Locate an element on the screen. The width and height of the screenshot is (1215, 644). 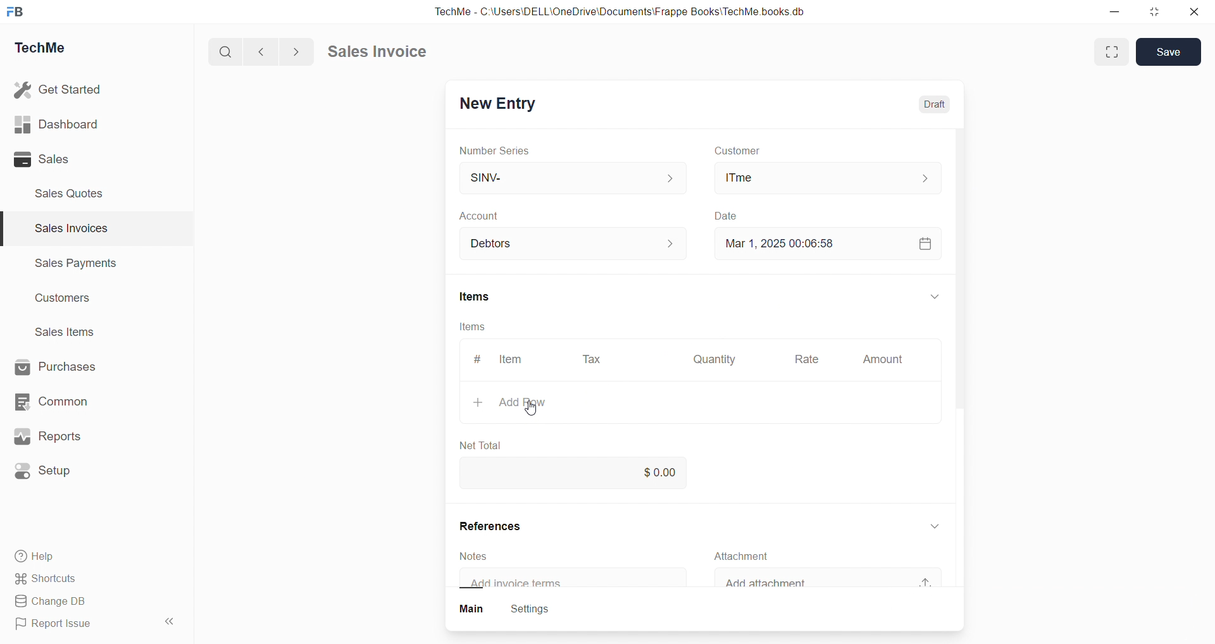
TechMe - C-\Users\DELL\OneDrive\Documents\Frappe Books'TechMe books db is located at coordinates (633, 9).